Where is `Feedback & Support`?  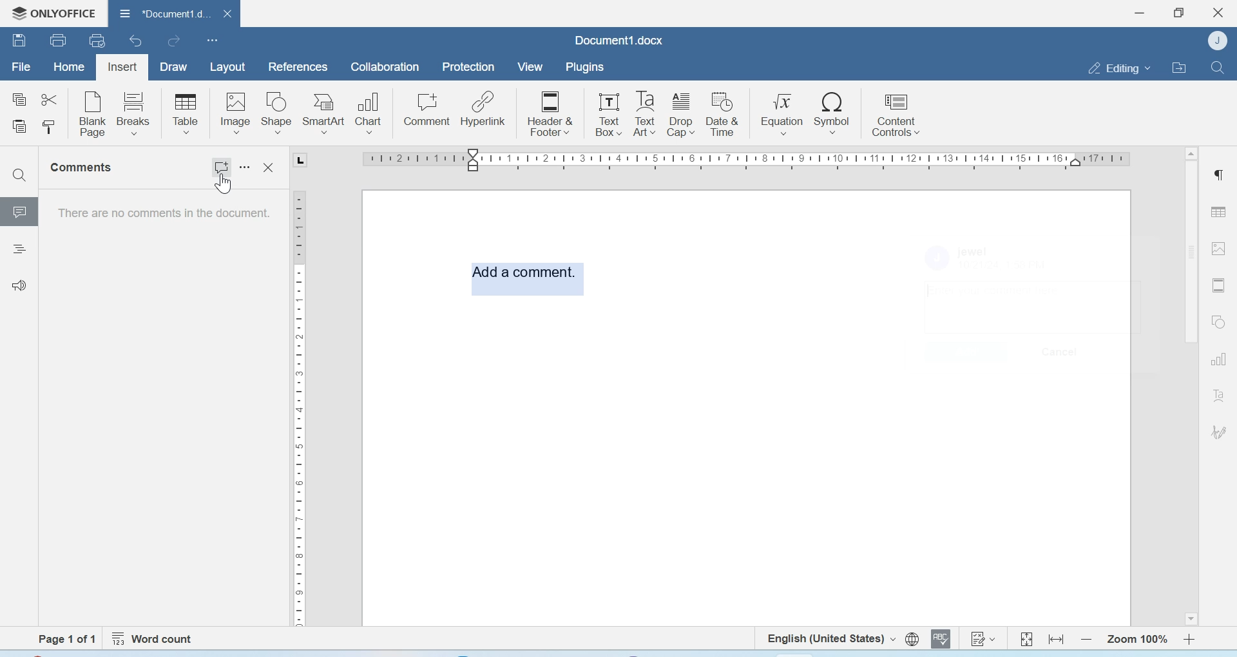 Feedback & Support is located at coordinates (20, 285).